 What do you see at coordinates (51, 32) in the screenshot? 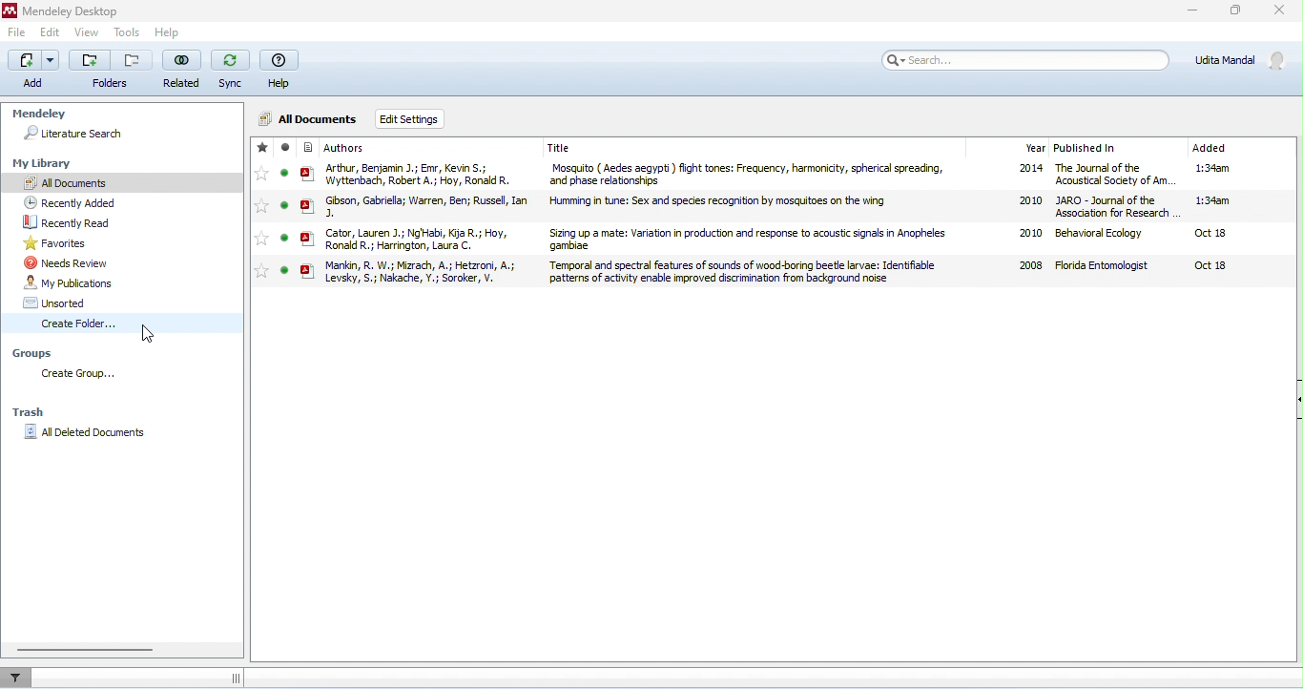
I see `edit` at bounding box center [51, 32].